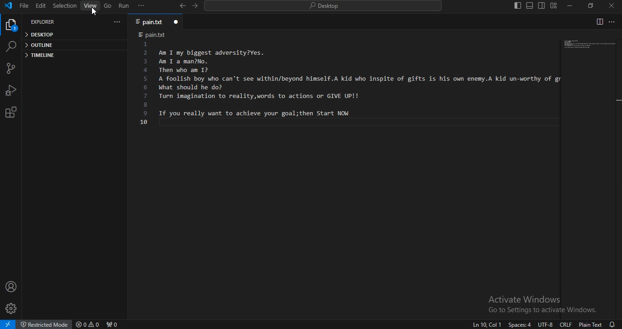  Describe the element at coordinates (24, 6) in the screenshot. I see `file` at that location.